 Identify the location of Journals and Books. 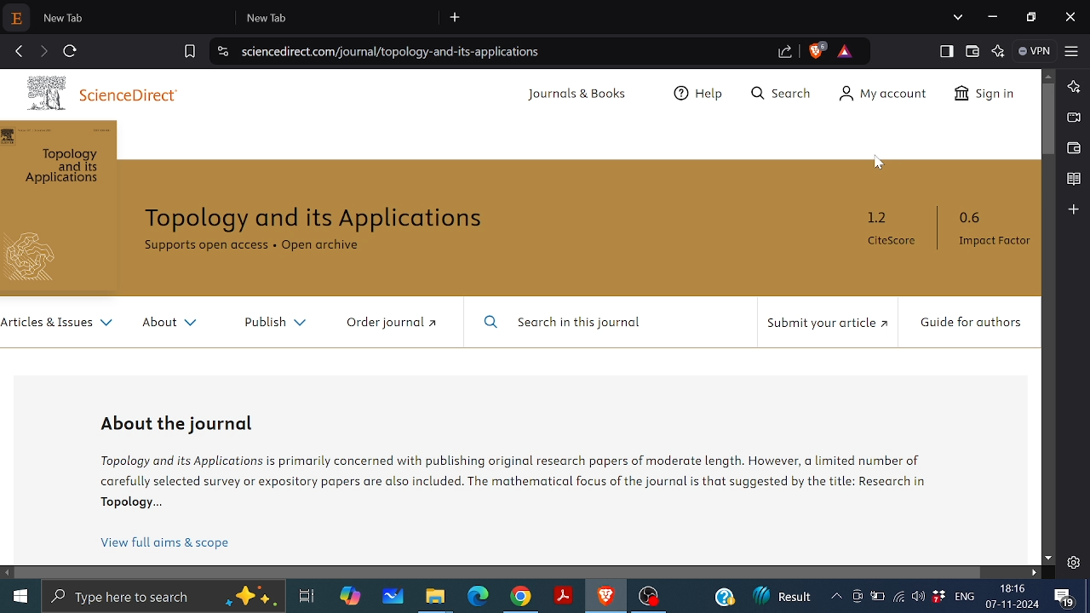
(580, 97).